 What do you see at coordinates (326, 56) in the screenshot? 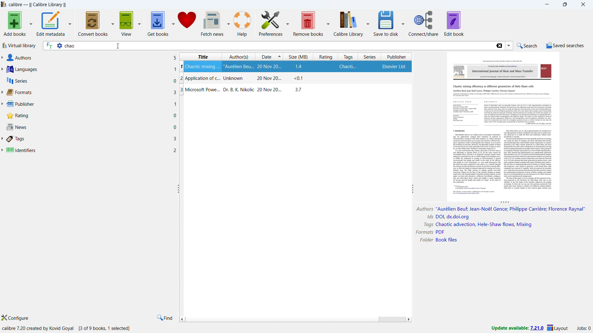
I see `sort by rating` at bounding box center [326, 56].